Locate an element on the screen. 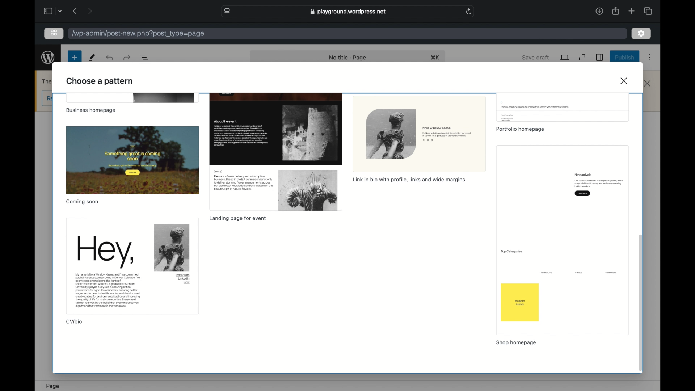 The height and width of the screenshot is (391, 695). business homepage is located at coordinates (92, 111).